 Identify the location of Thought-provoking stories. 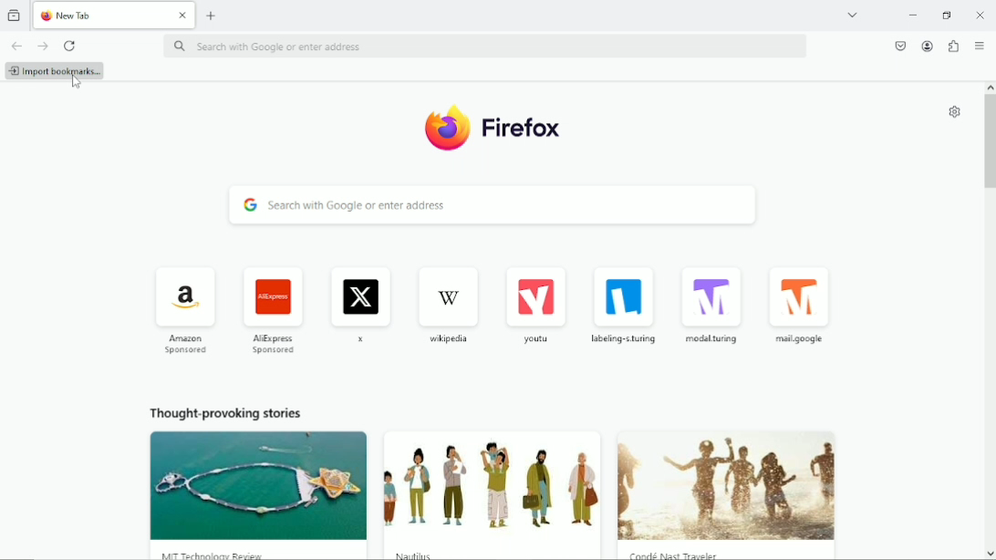
(229, 412).